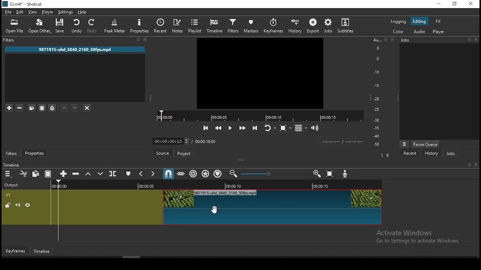 This screenshot has width=481, height=270. Describe the element at coordinates (392, 40) in the screenshot. I see `close` at that location.